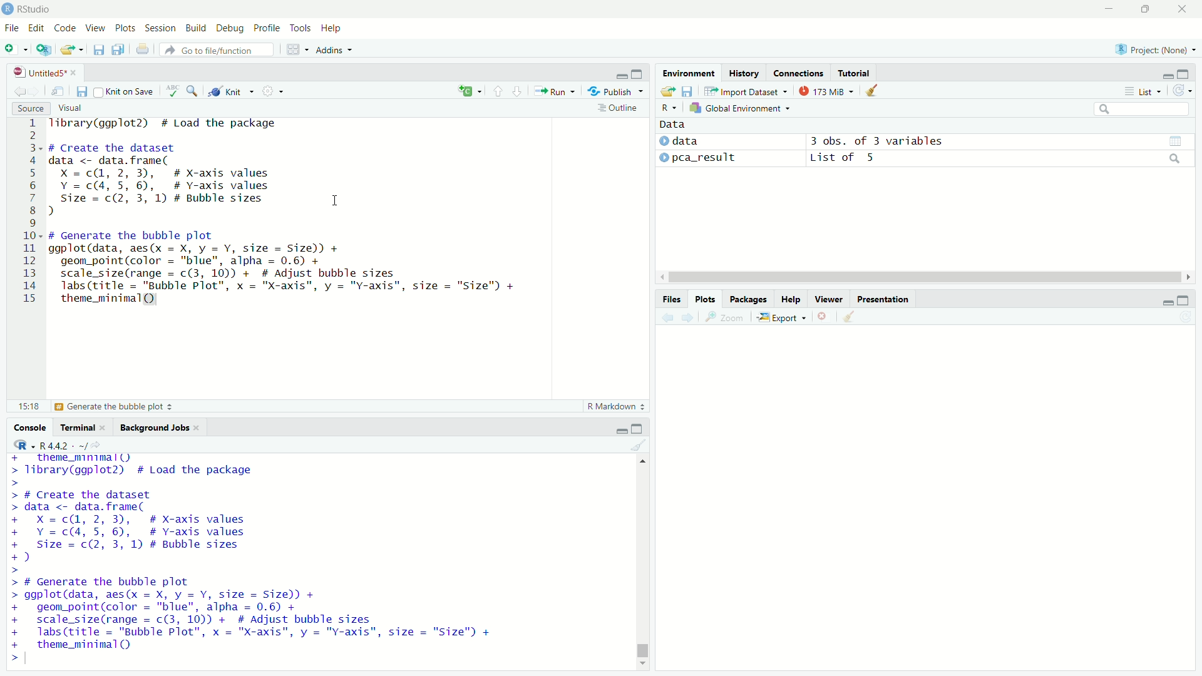  What do you see at coordinates (798, 73) in the screenshot?
I see `connections` at bounding box center [798, 73].